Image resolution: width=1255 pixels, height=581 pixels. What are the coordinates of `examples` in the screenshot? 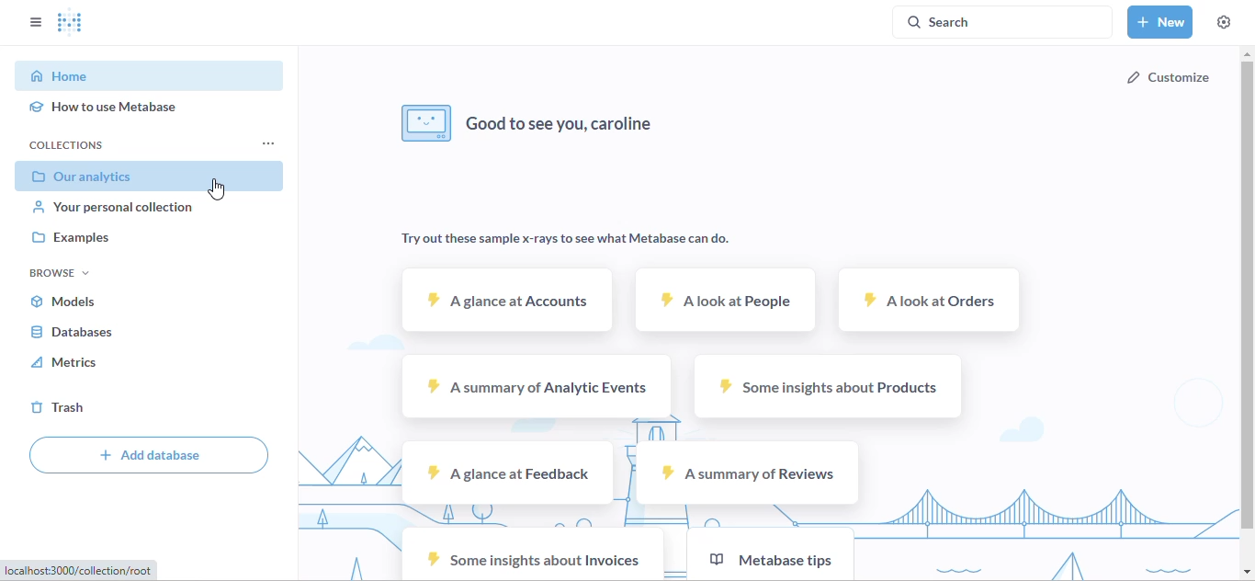 It's located at (69, 237).